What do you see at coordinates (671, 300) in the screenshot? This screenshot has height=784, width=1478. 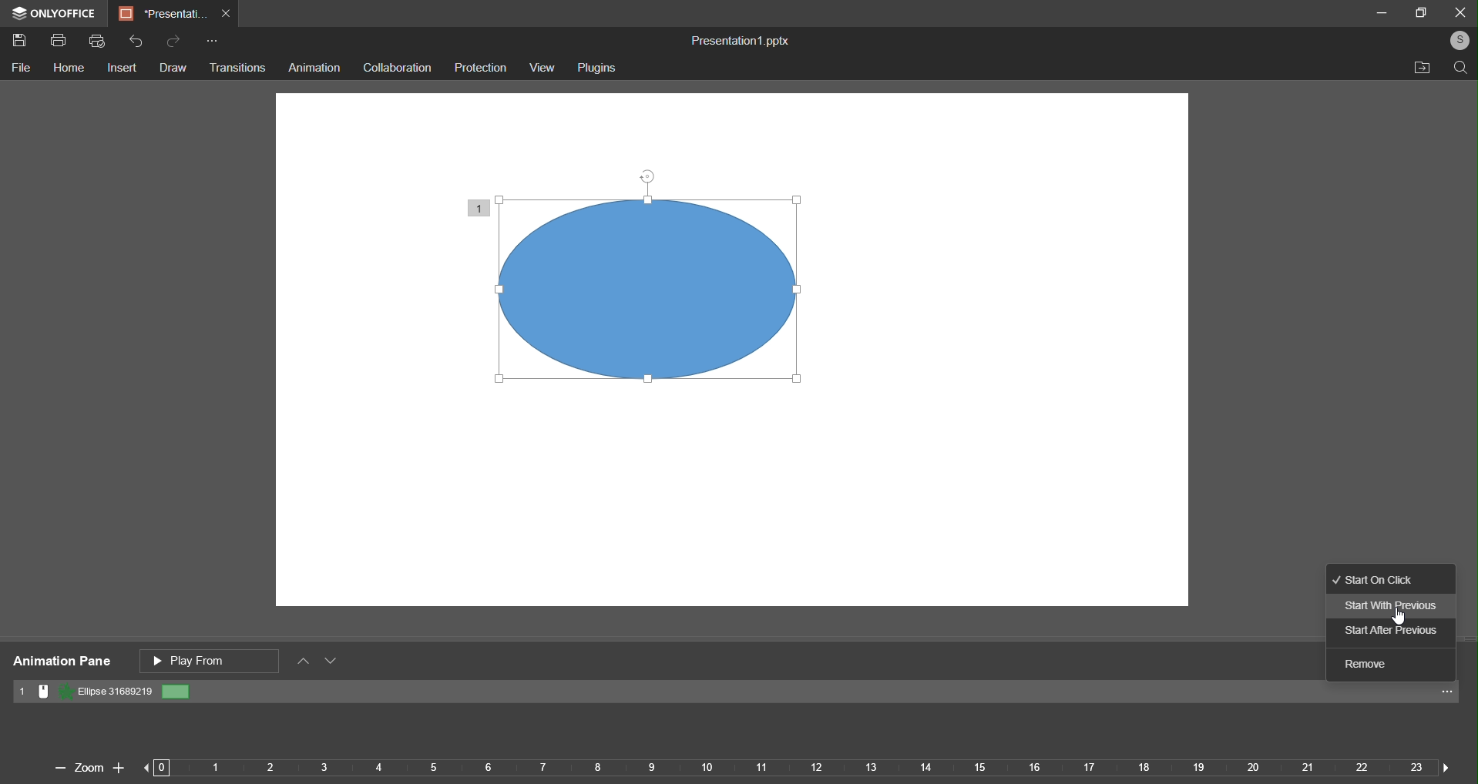 I see `object` at bounding box center [671, 300].